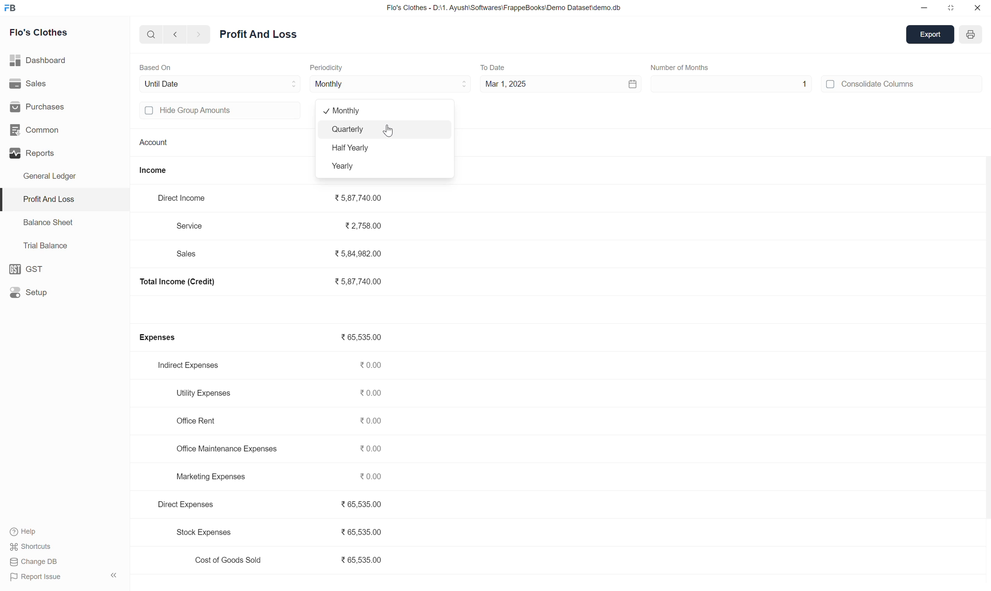 Image resolution: width=991 pixels, height=591 pixels. What do you see at coordinates (923, 8) in the screenshot?
I see `minimize` at bounding box center [923, 8].